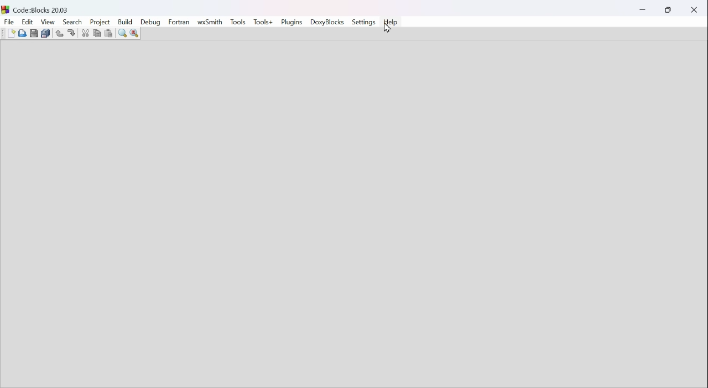 The image size is (708, 388). What do you see at coordinates (99, 22) in the screenshot?
I see `Project` at bounding box center [99, 22].